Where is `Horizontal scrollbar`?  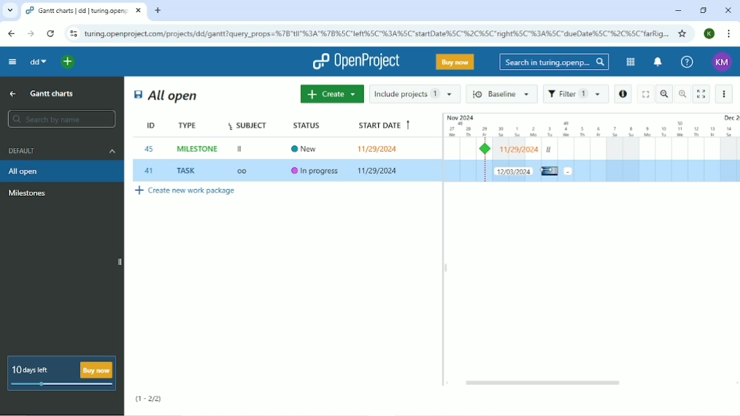
Horizontal scrollbar is located at coordinates (545, 383).